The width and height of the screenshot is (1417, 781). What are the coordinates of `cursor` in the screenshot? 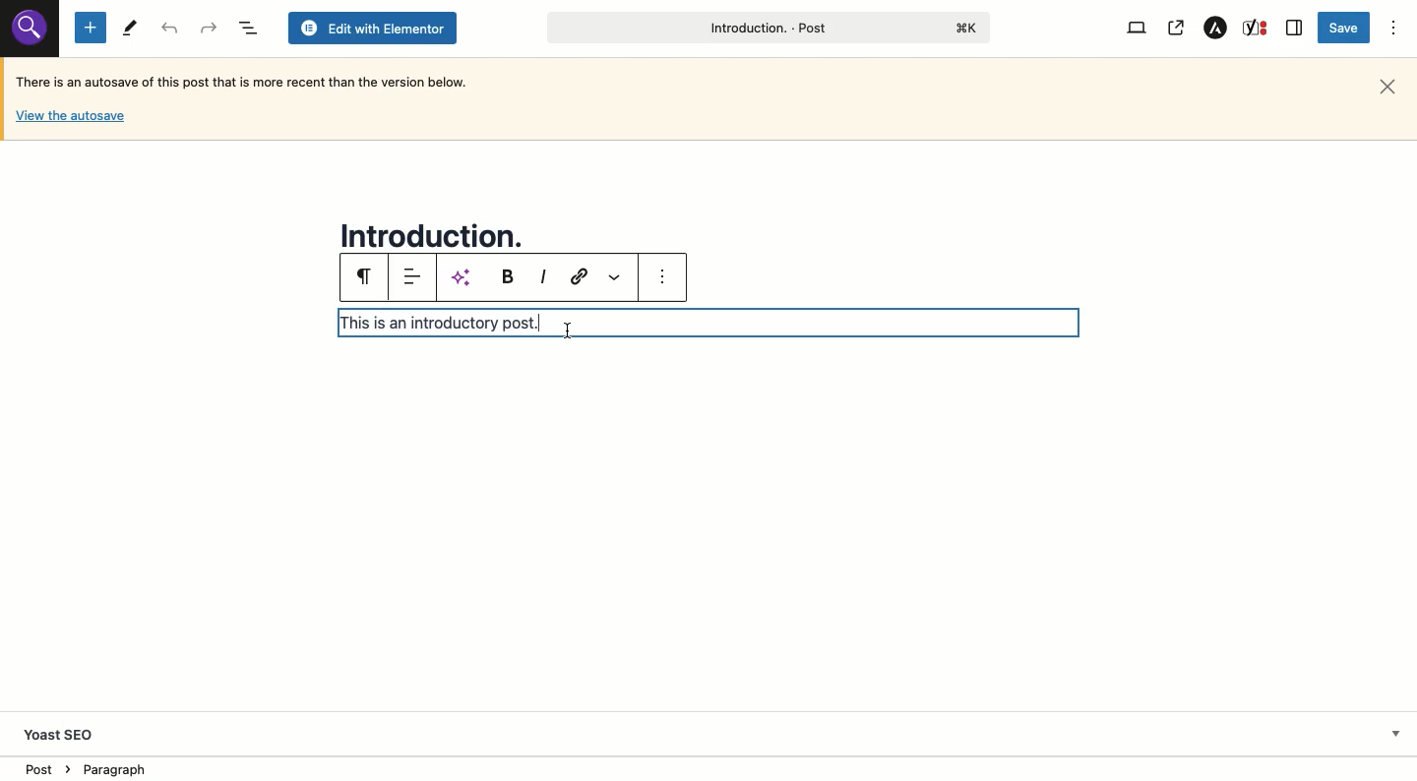 It's located at (568, 330).